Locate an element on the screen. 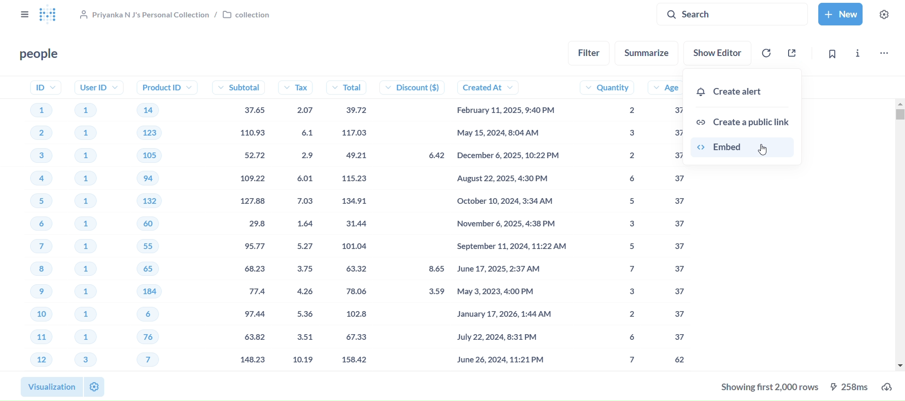 The width and height of the screenshot is (905, 401). settings is located at coordinates (95, 386).